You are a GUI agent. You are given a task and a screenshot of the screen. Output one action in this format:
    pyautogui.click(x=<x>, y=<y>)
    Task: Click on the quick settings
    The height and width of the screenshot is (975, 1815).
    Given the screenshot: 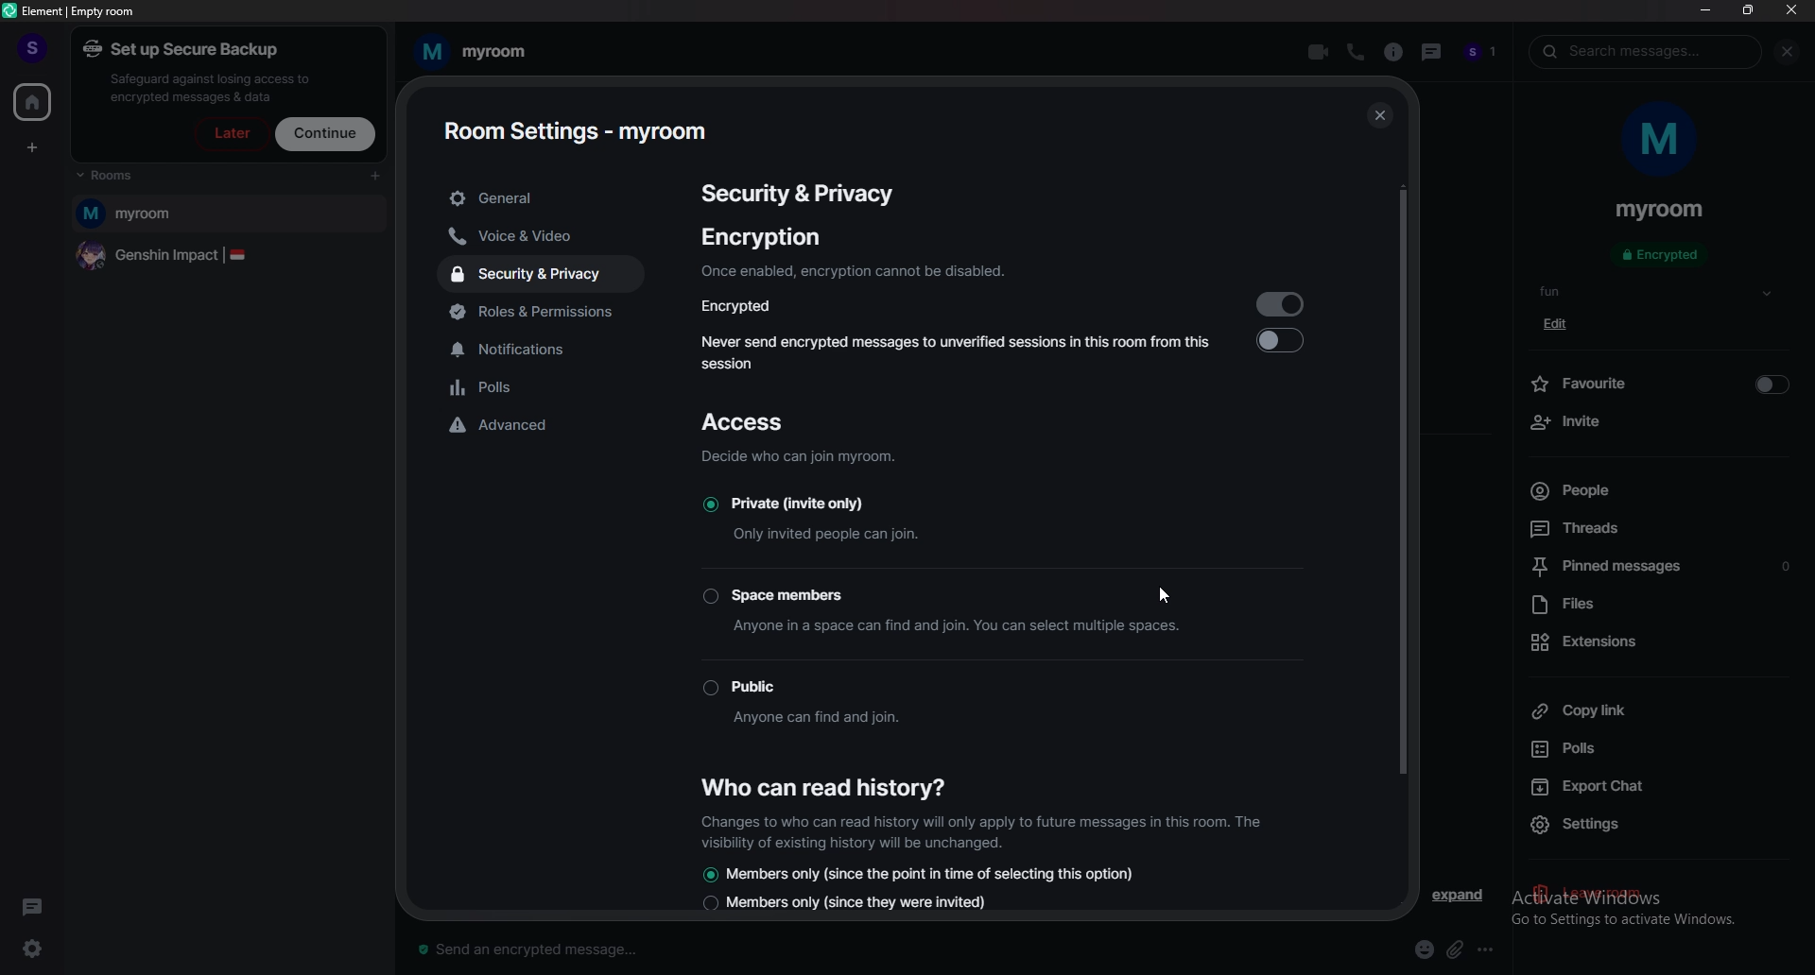 What is the action you would take?
    pyautogui.click(x=33, y=949)
    